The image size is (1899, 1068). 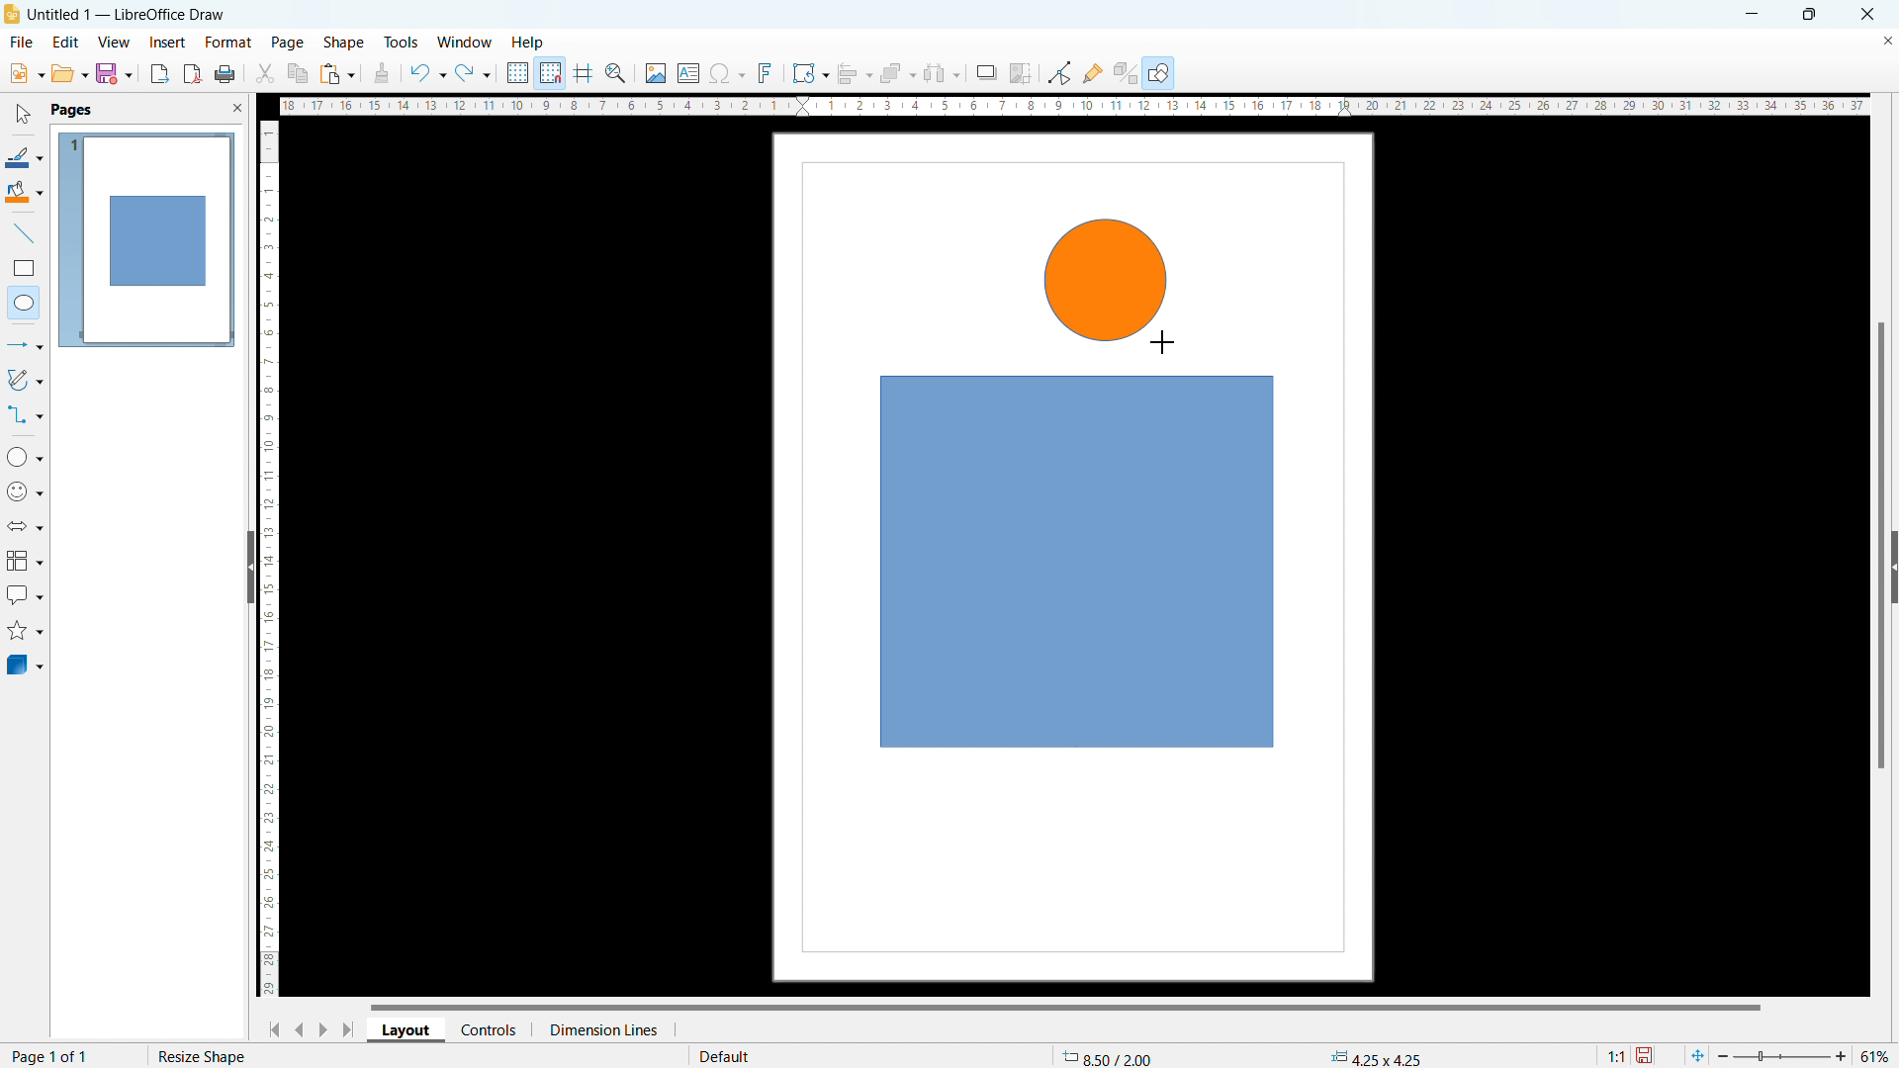 I want to click on document title, so click(x=131, y=14).